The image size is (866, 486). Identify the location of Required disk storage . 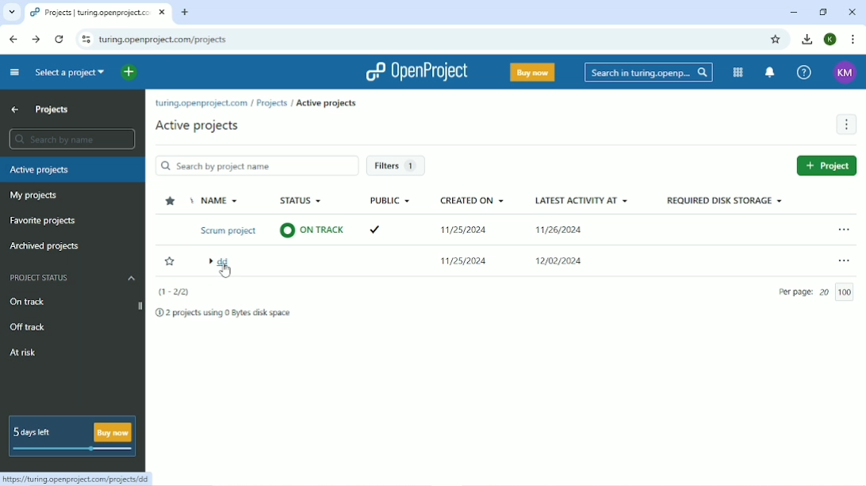
(724, 199).